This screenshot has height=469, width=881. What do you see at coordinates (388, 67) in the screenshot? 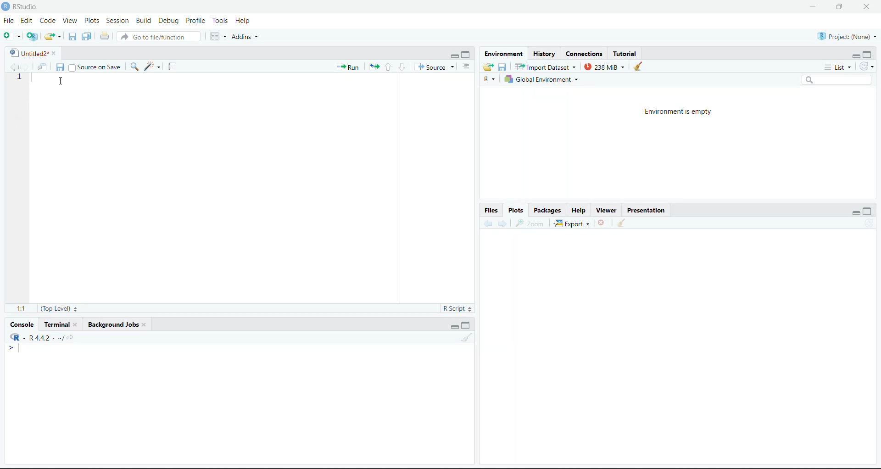
I see `up` at bounding box center [388, 67].